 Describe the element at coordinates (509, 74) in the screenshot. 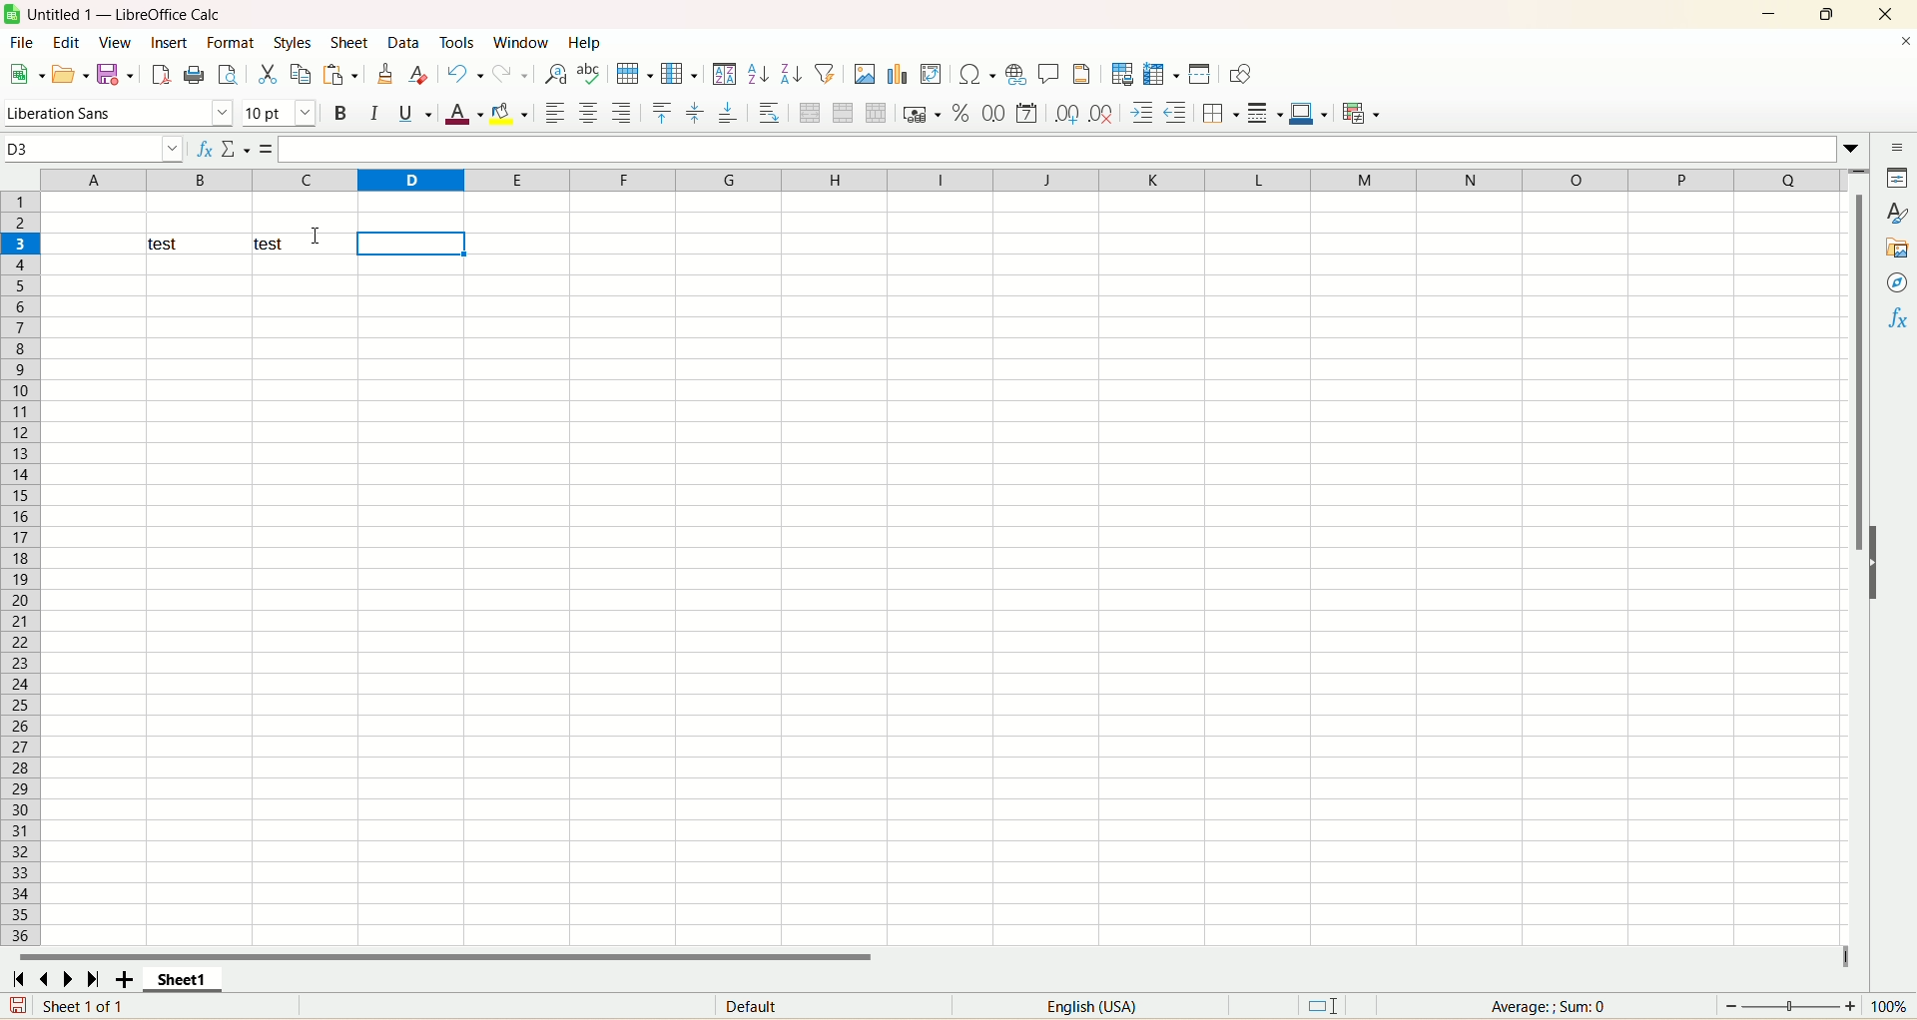

I see `redo` at that location.